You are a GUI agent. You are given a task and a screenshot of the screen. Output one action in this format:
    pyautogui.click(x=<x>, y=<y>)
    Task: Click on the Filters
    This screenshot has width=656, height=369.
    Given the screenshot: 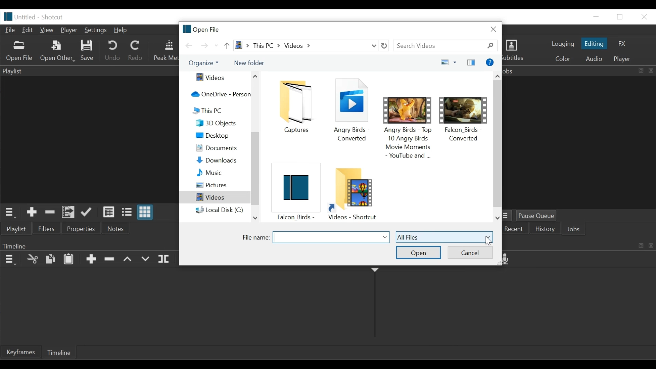 What is the action you would take?
    pyautogui.click(x=46, y=228)
    